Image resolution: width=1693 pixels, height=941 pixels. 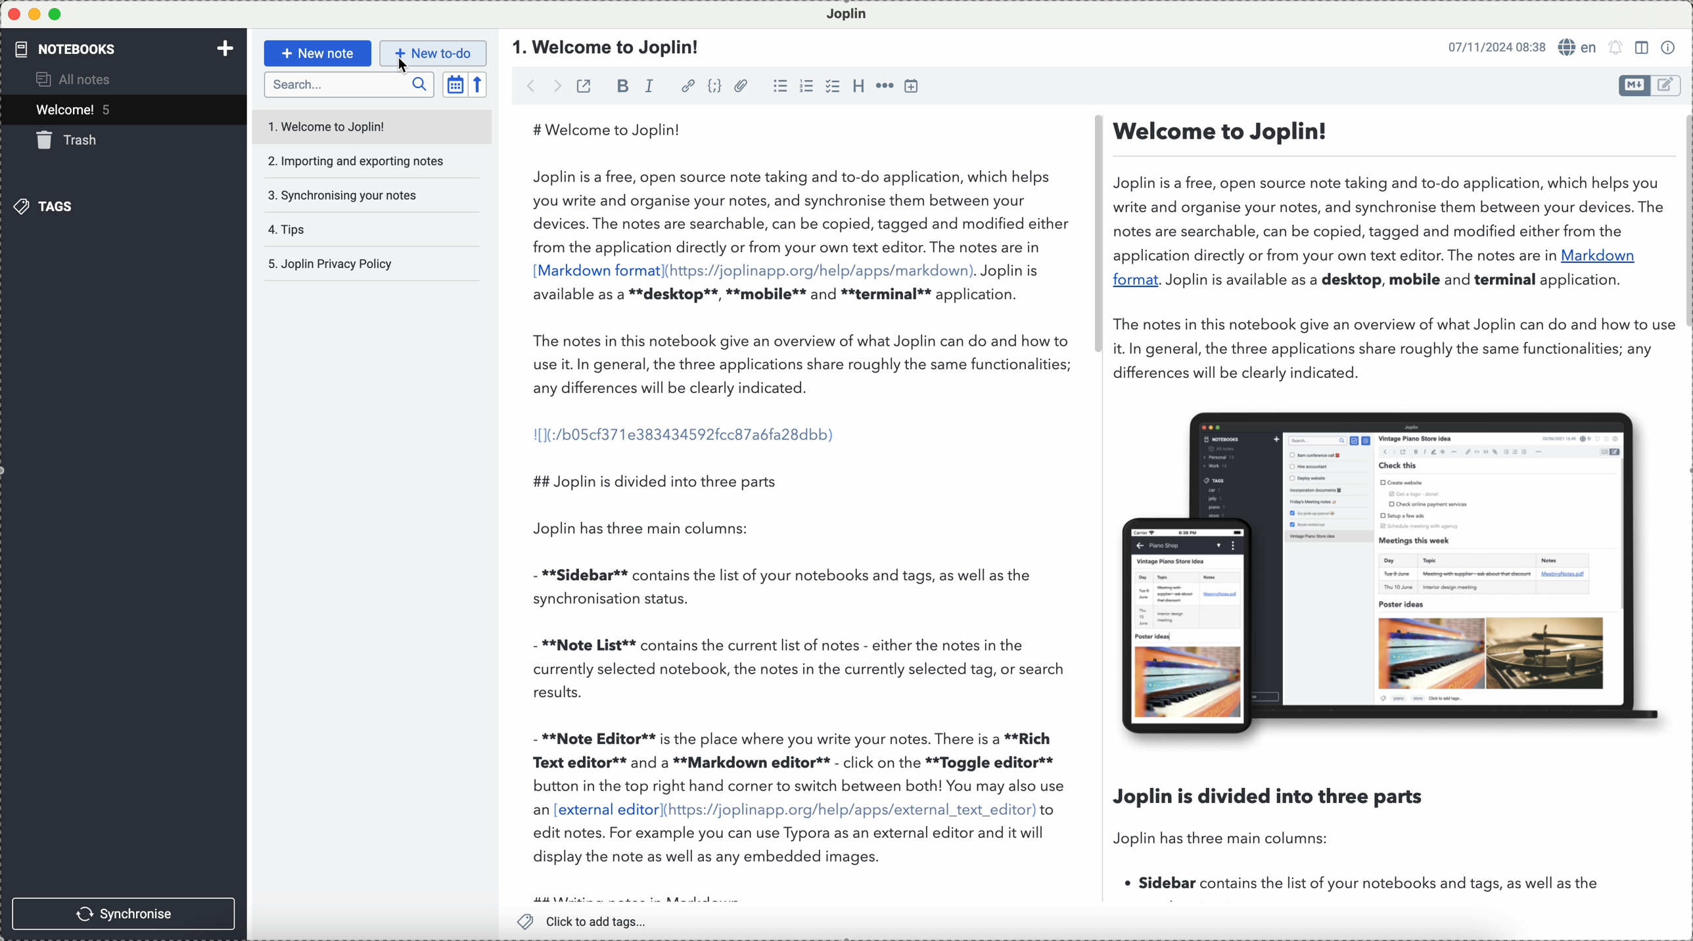 I want to click on synchronising your notes, so click(x=371, y=196).